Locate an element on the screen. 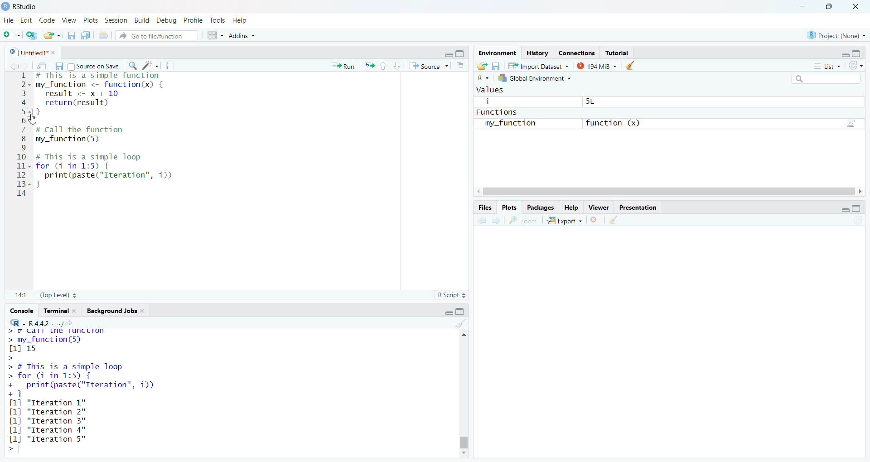 This screenshot has height=462, width=870. import dataset is located at coordinates (538, 67).